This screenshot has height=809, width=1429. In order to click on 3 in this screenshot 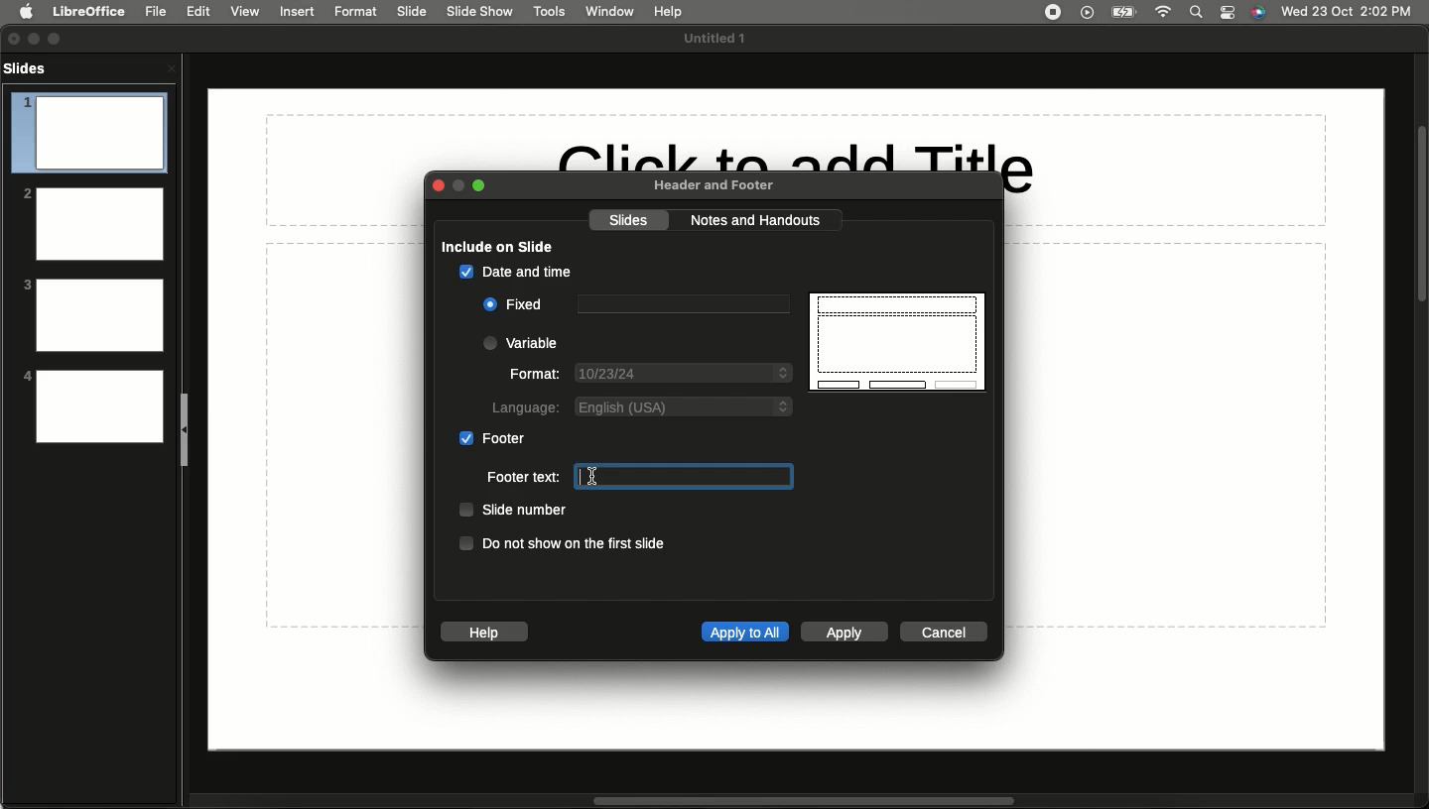, I will do `click(92, 314)`.